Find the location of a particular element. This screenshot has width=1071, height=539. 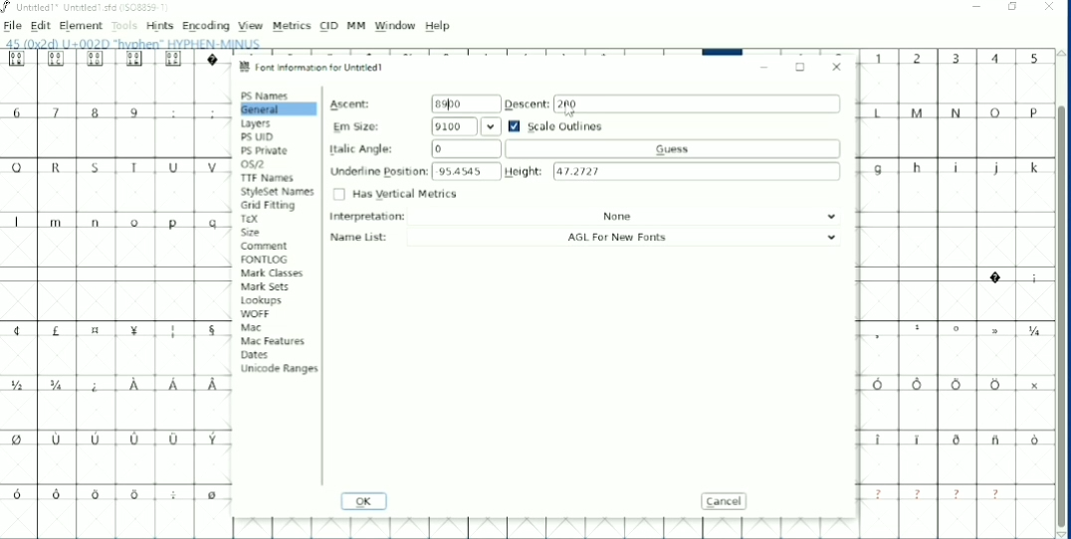

Size is located at coordinates (254, 232).